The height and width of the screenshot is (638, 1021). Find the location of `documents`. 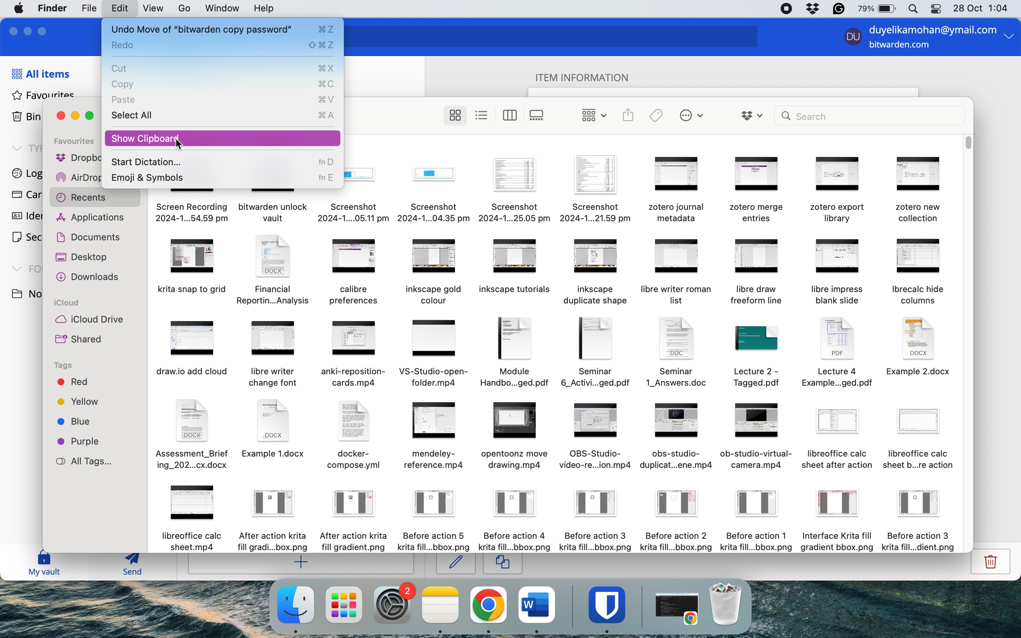

documents is located at coordinates (92, 236).